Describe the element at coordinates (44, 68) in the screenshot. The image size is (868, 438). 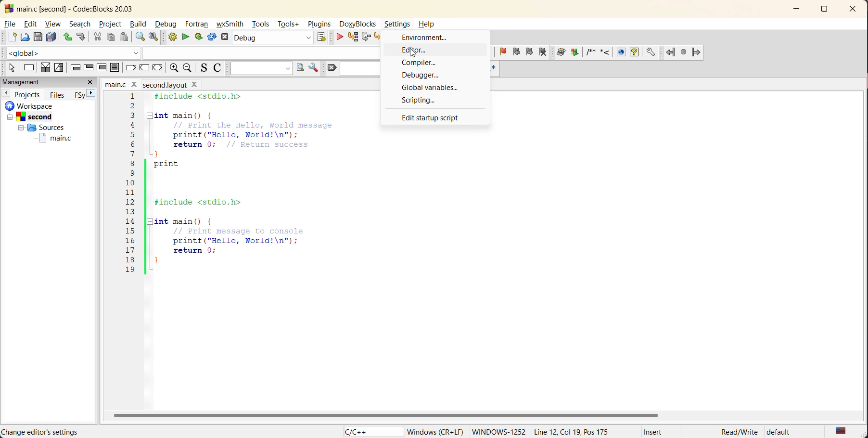
I see `decision` at that location.